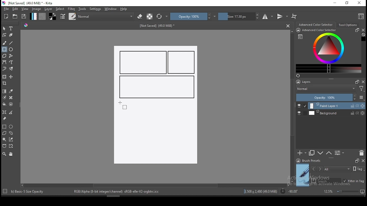  Describe the element at coordinates (360, 16) in the screenshot. I see `choose workspace` at that location.